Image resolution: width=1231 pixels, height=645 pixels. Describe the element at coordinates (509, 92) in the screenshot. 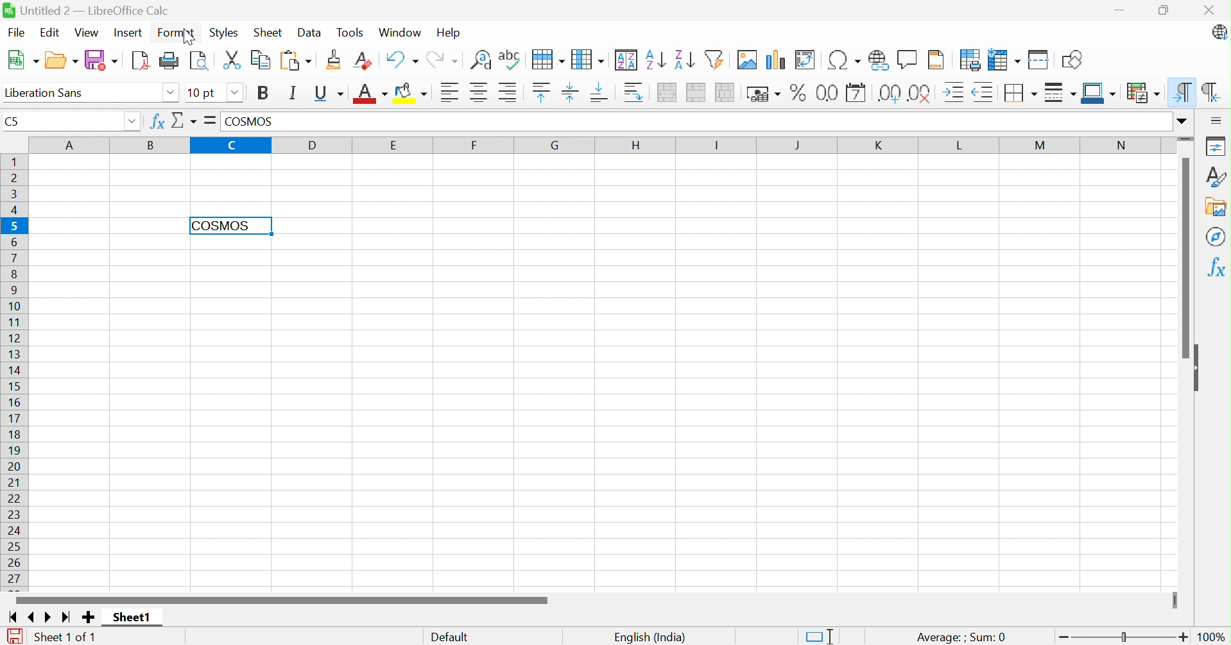

I see `Align Right` at that location.